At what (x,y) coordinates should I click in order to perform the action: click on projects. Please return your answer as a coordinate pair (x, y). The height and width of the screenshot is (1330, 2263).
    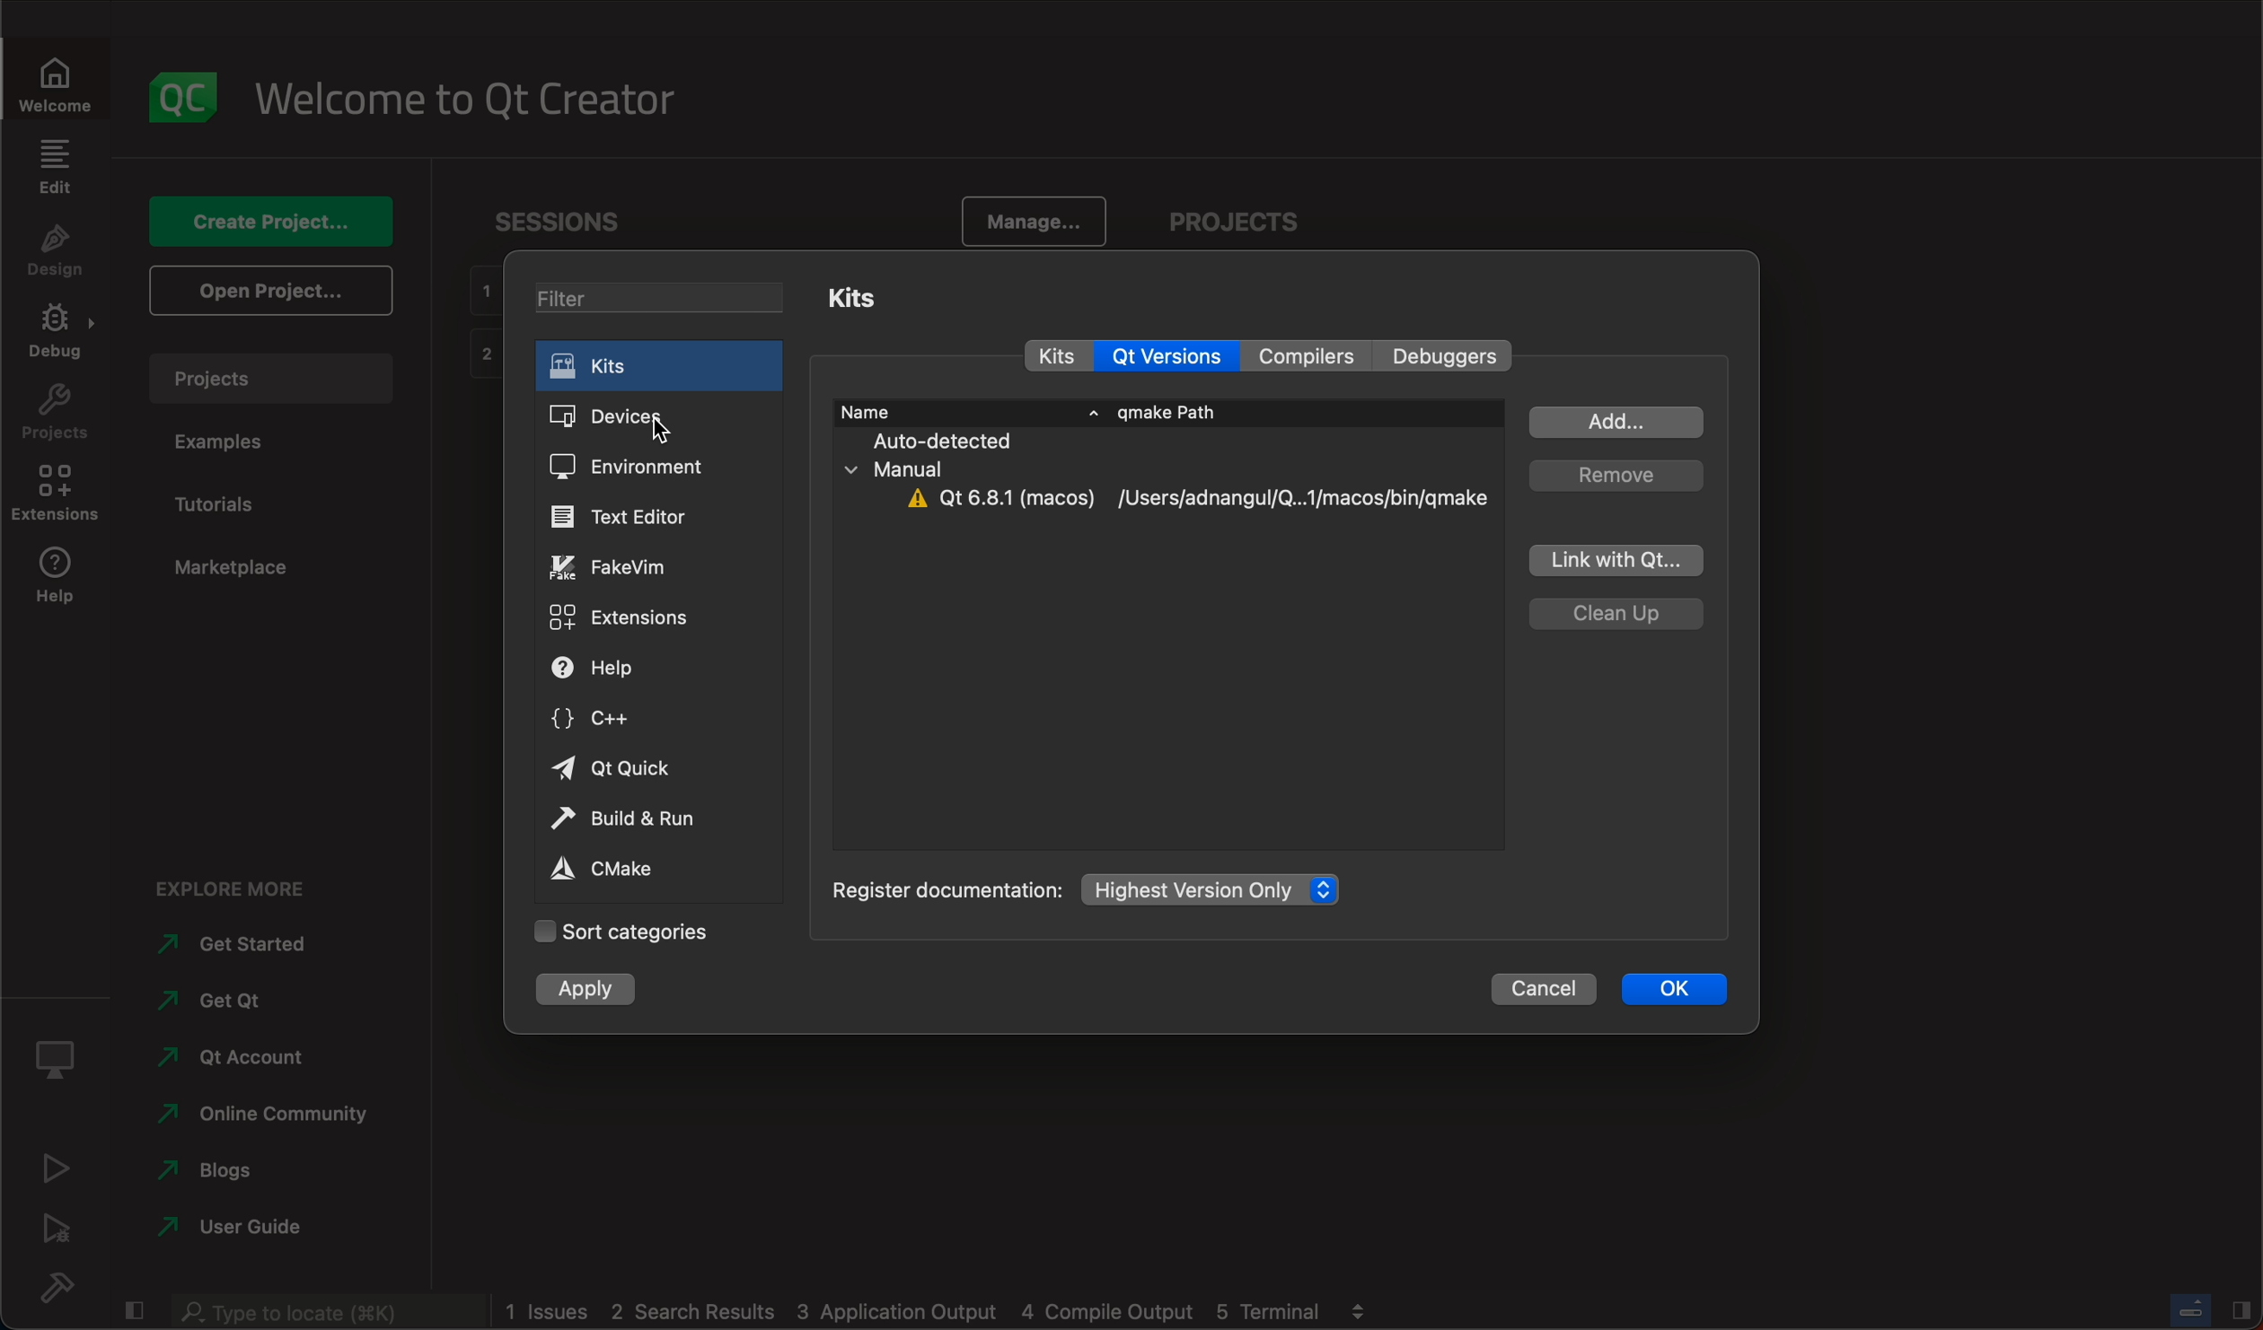
    Looking at the image, I should click on (1232, 220).